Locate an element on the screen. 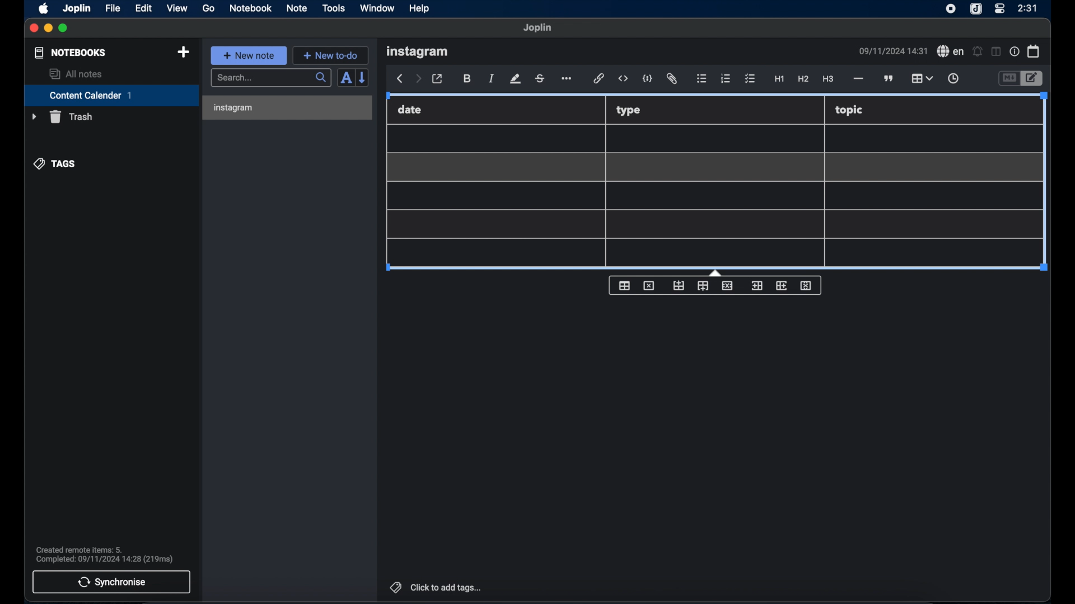 The image size is (1075, 604). set alarm is located at coordinates (978, 51).